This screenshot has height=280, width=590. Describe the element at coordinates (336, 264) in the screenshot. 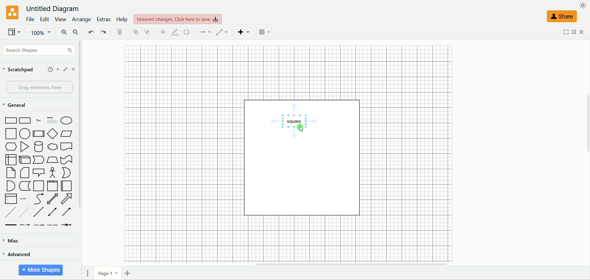

I see `horizontal scroll bar` at that location.